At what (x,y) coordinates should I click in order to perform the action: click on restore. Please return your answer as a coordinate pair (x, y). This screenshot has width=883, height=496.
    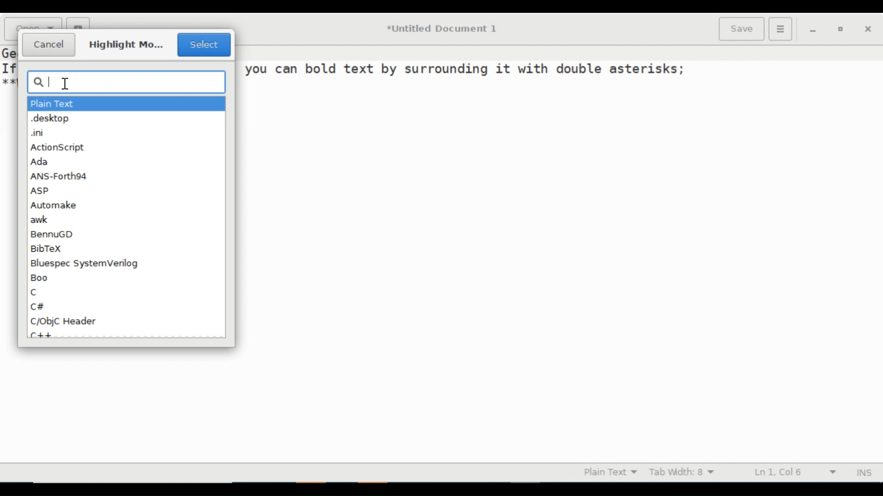
    Looking at the image, I should click on (843, 29).